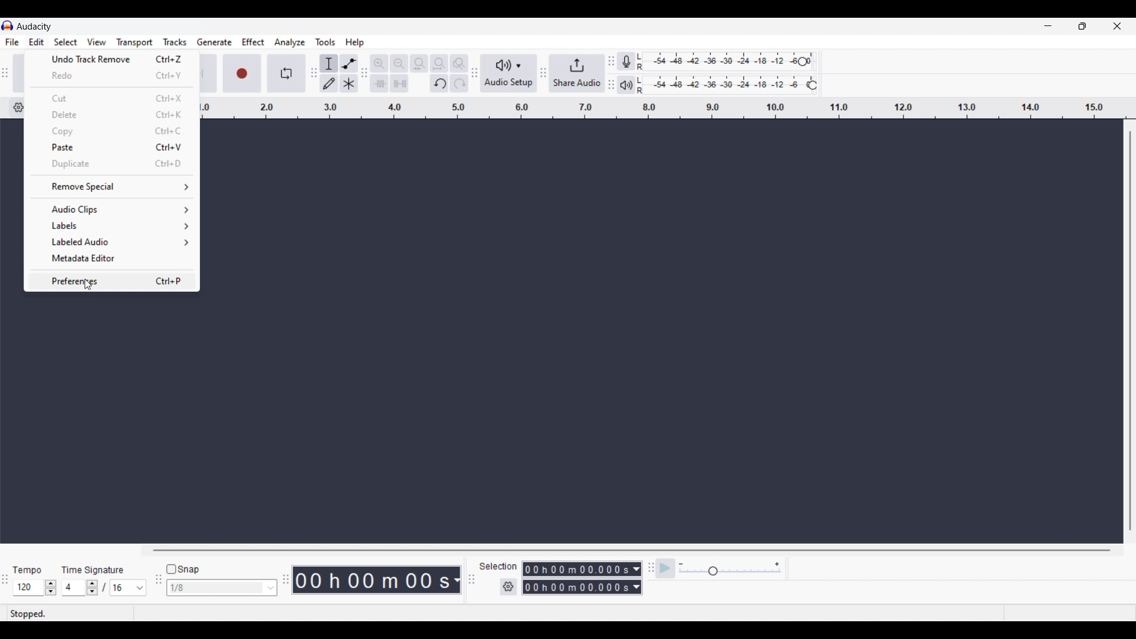  What do you see at coordinates (111, 280) in the screenshot?
I see `Preferences` at bounding box center [111, 280].